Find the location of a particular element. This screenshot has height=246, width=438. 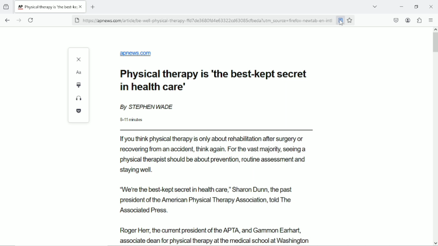

minimize is located at coordinates (402, 6).